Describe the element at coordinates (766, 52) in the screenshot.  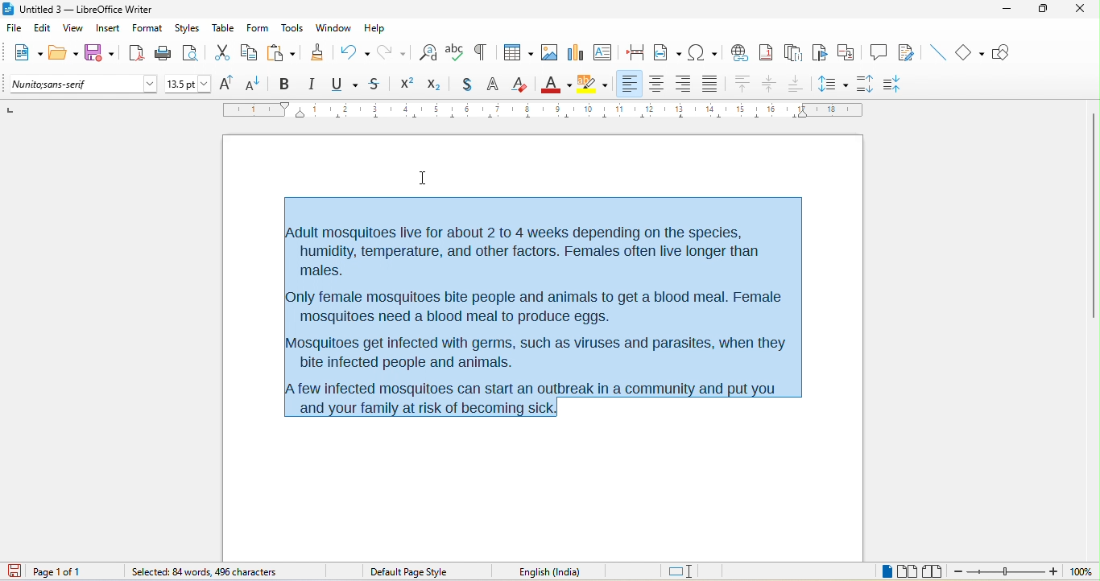
I see `footnote` at that location.